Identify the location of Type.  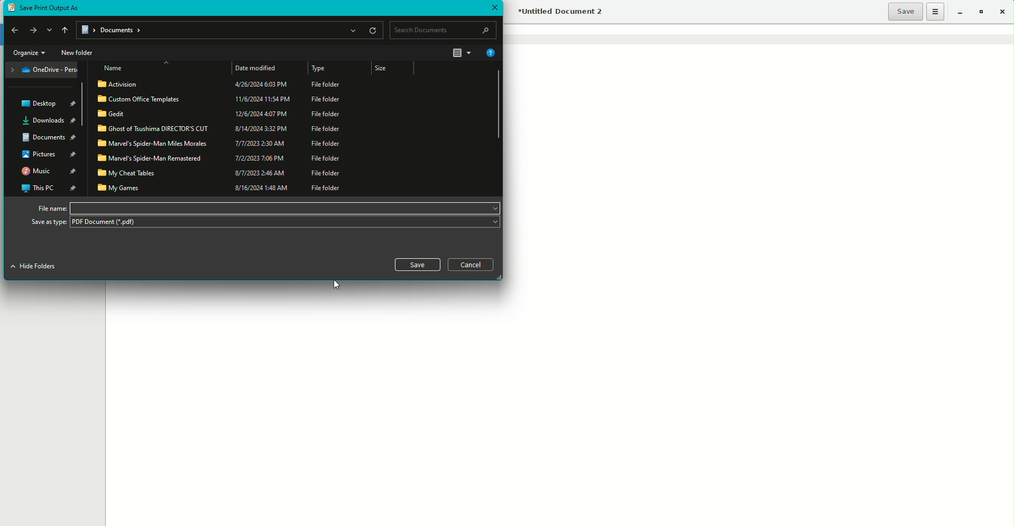
(320, 70).